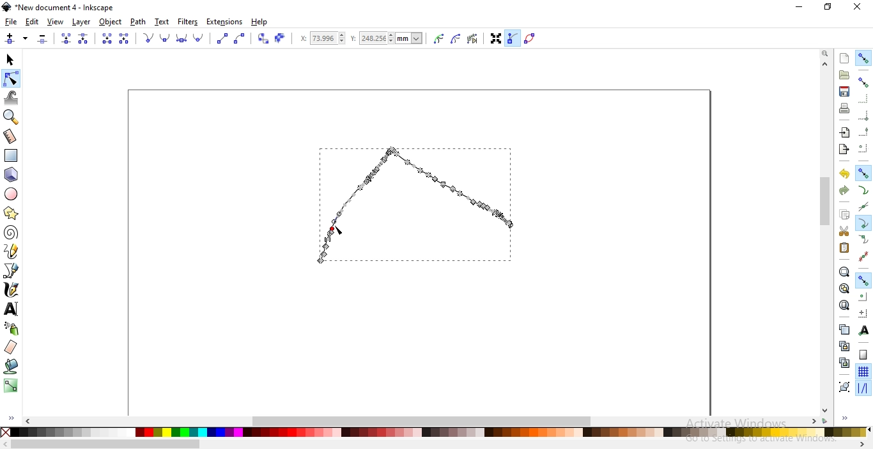 Image resolution: width=873 pixels, height=449 pixels. What do you see at coordinates (11, 22) in the screenshot?
I see `file` at bounding box center [11, 22].